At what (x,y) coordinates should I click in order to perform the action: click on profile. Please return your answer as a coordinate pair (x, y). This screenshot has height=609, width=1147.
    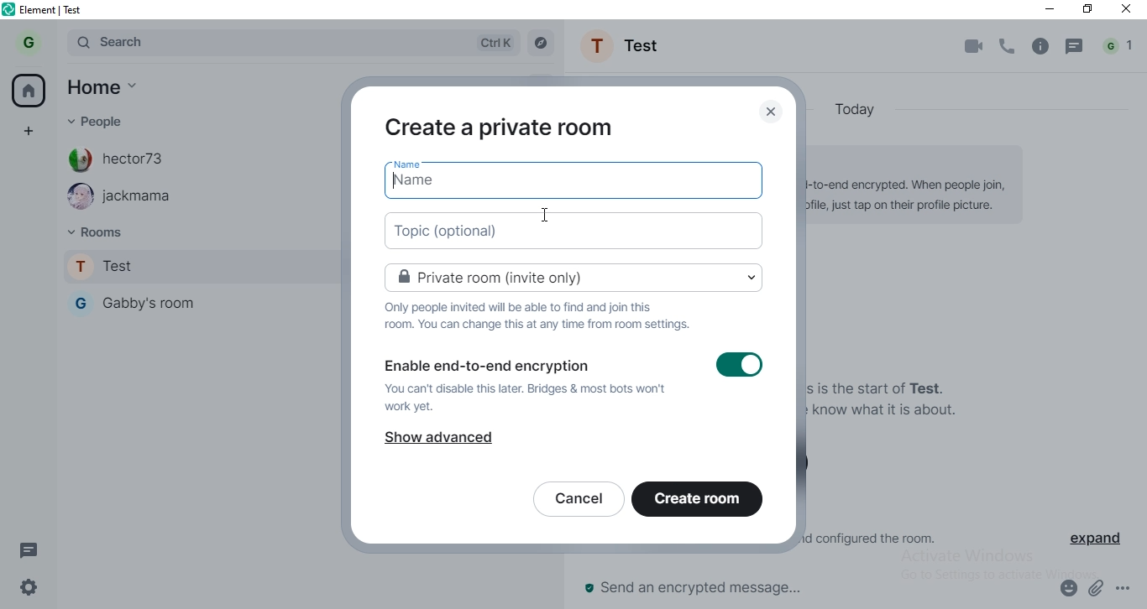
    Looking at the image, I should click on (29, 42).